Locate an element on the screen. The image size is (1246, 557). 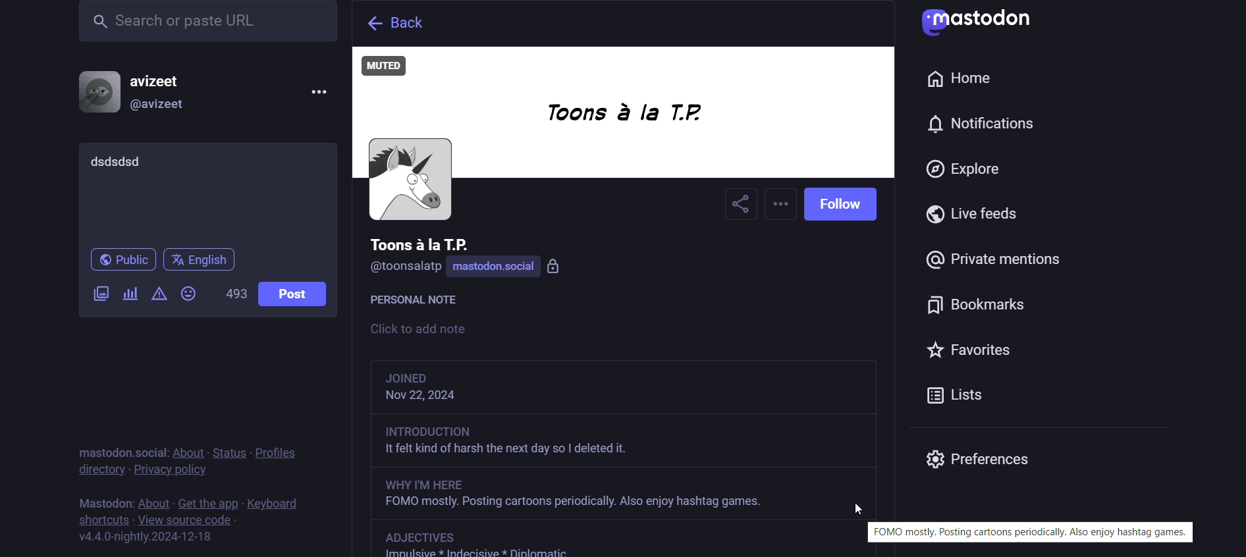
home is located at coordinates (957, 78).